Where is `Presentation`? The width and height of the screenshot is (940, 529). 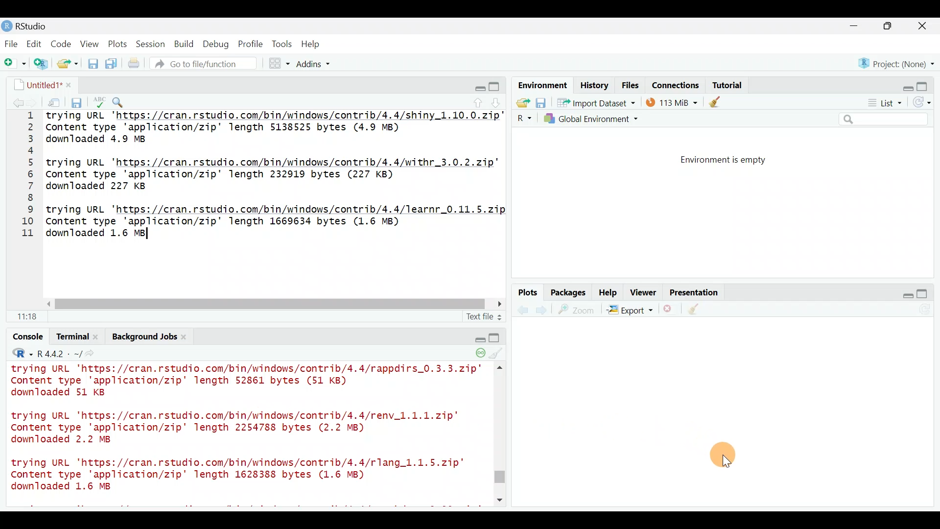 Presentation is located at coordinates (696, 293).